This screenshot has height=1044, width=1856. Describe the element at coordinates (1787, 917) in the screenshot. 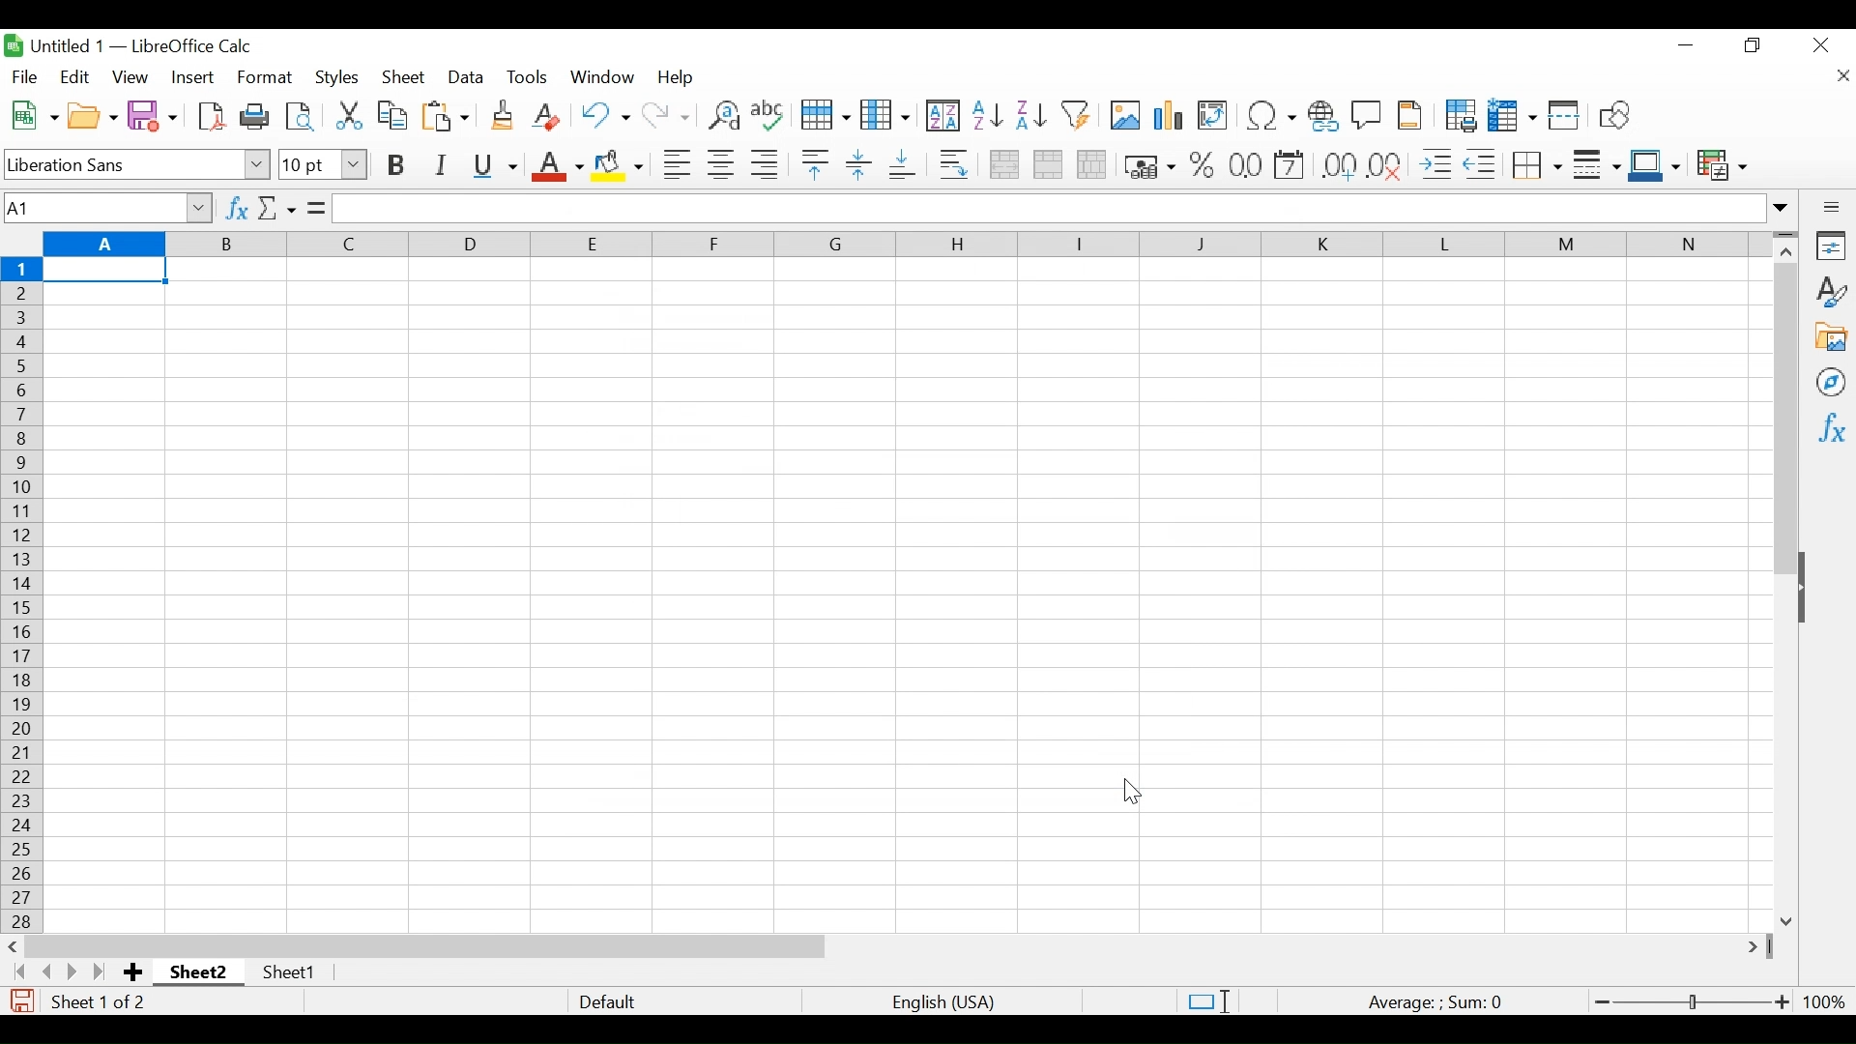

I see `Scroll down` at that location.